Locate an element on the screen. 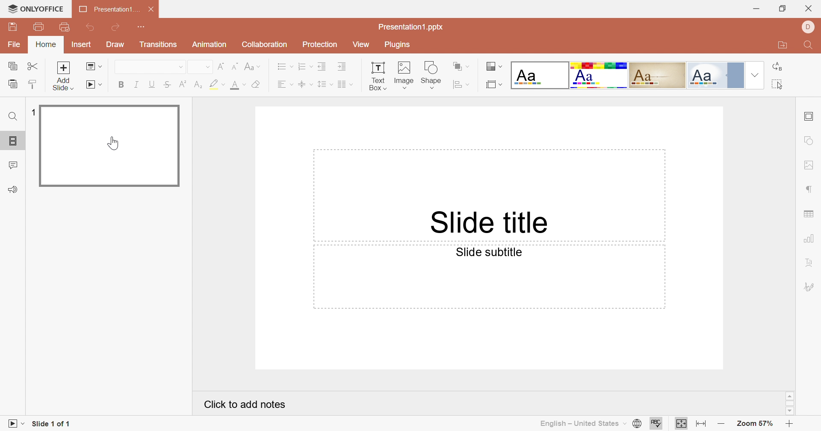 The width and height of the screenshot is (821, 431). Slide settings is located at coordinates (809, 116).